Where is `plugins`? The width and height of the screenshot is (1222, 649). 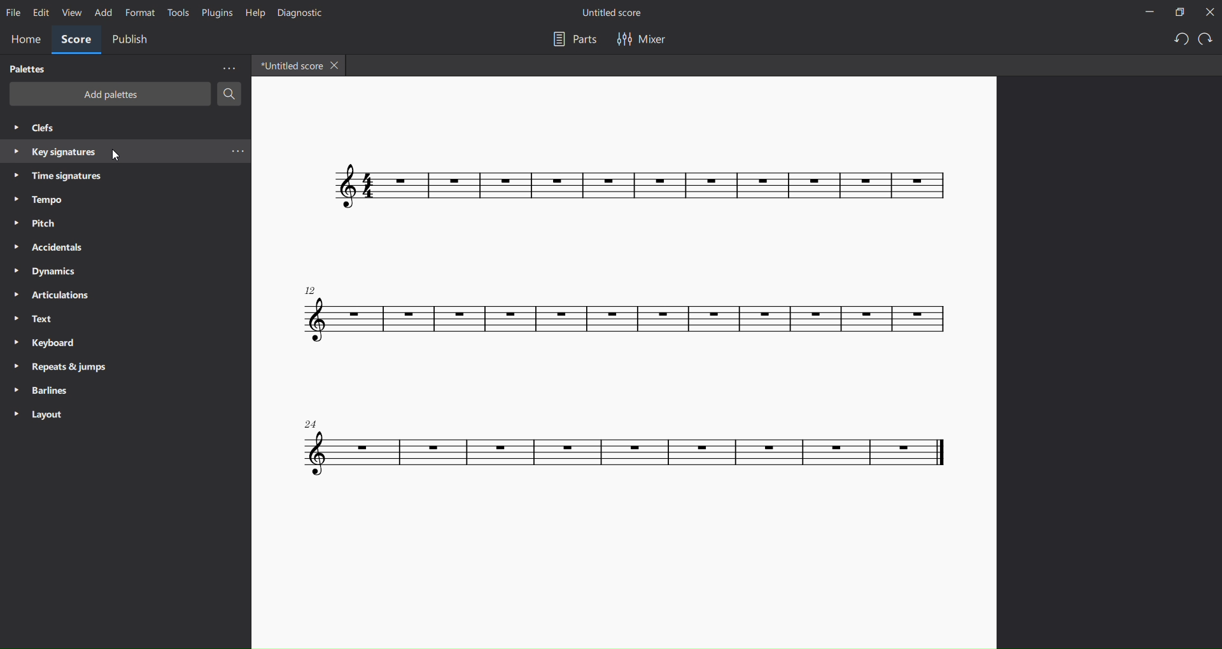 plugins is located at coordinates (215, 13).